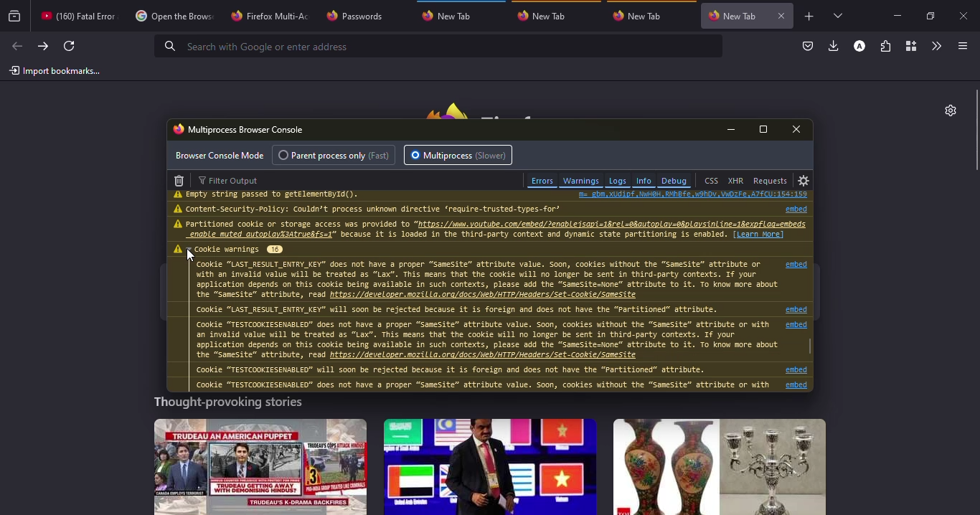 This screenshot has width=980, height=515. Describe the element at coordinates (734, 129) in the screenshot. I see `minimize` at that location.